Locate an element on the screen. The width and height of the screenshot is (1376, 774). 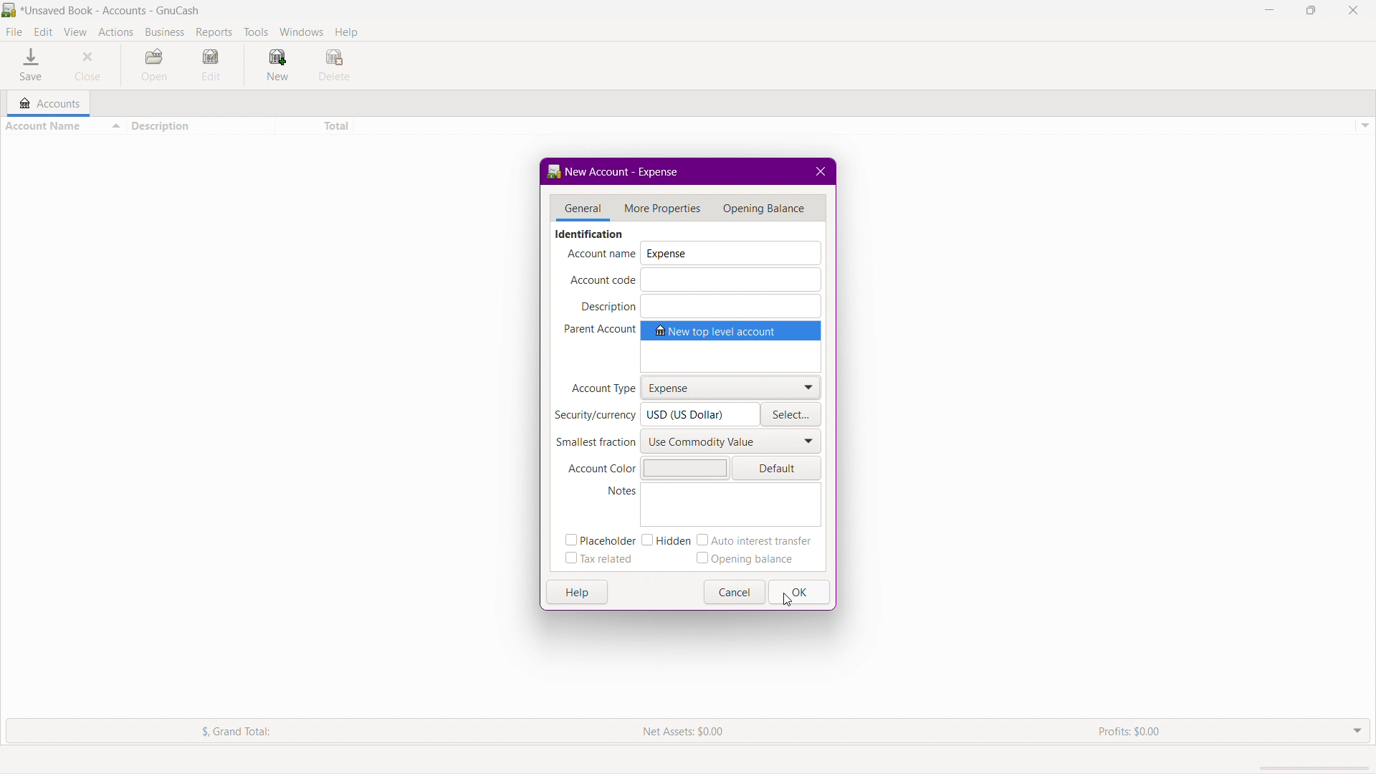
More Properties is located at coordinates (661, 207).